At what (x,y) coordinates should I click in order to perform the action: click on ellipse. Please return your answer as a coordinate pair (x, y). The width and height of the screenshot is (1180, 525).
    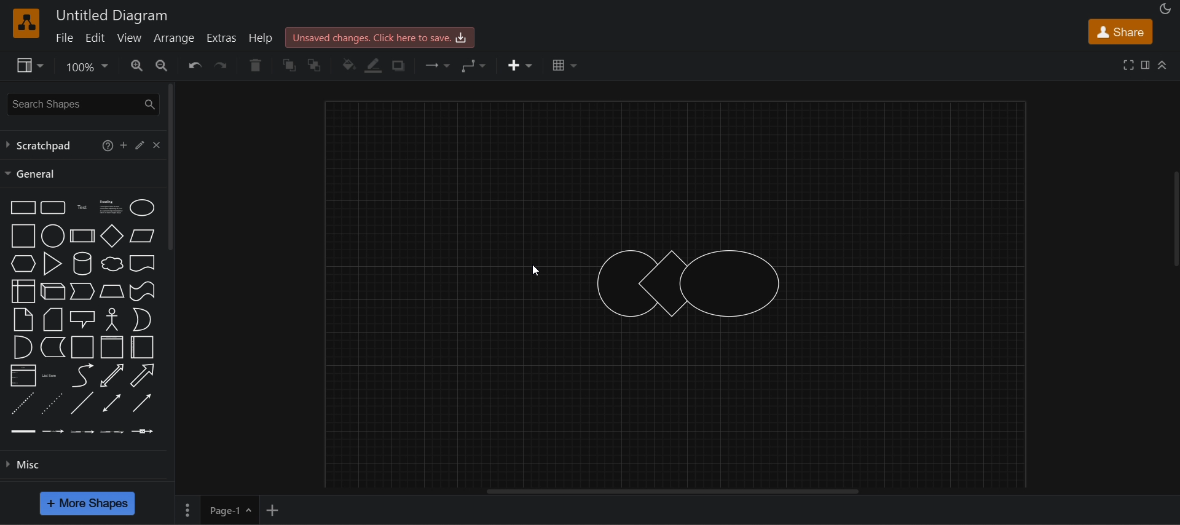
    Looking at the image, I should click on (142, 207).